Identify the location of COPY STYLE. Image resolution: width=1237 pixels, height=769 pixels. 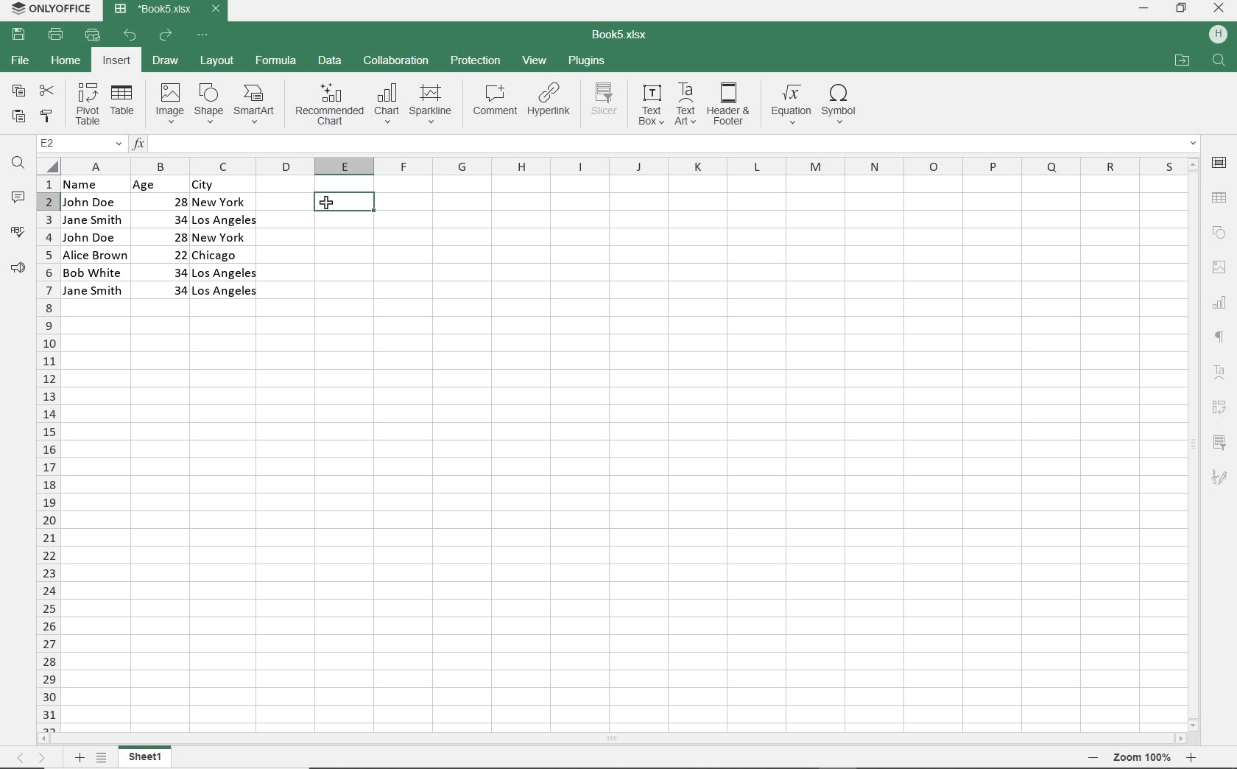
(47, 117).